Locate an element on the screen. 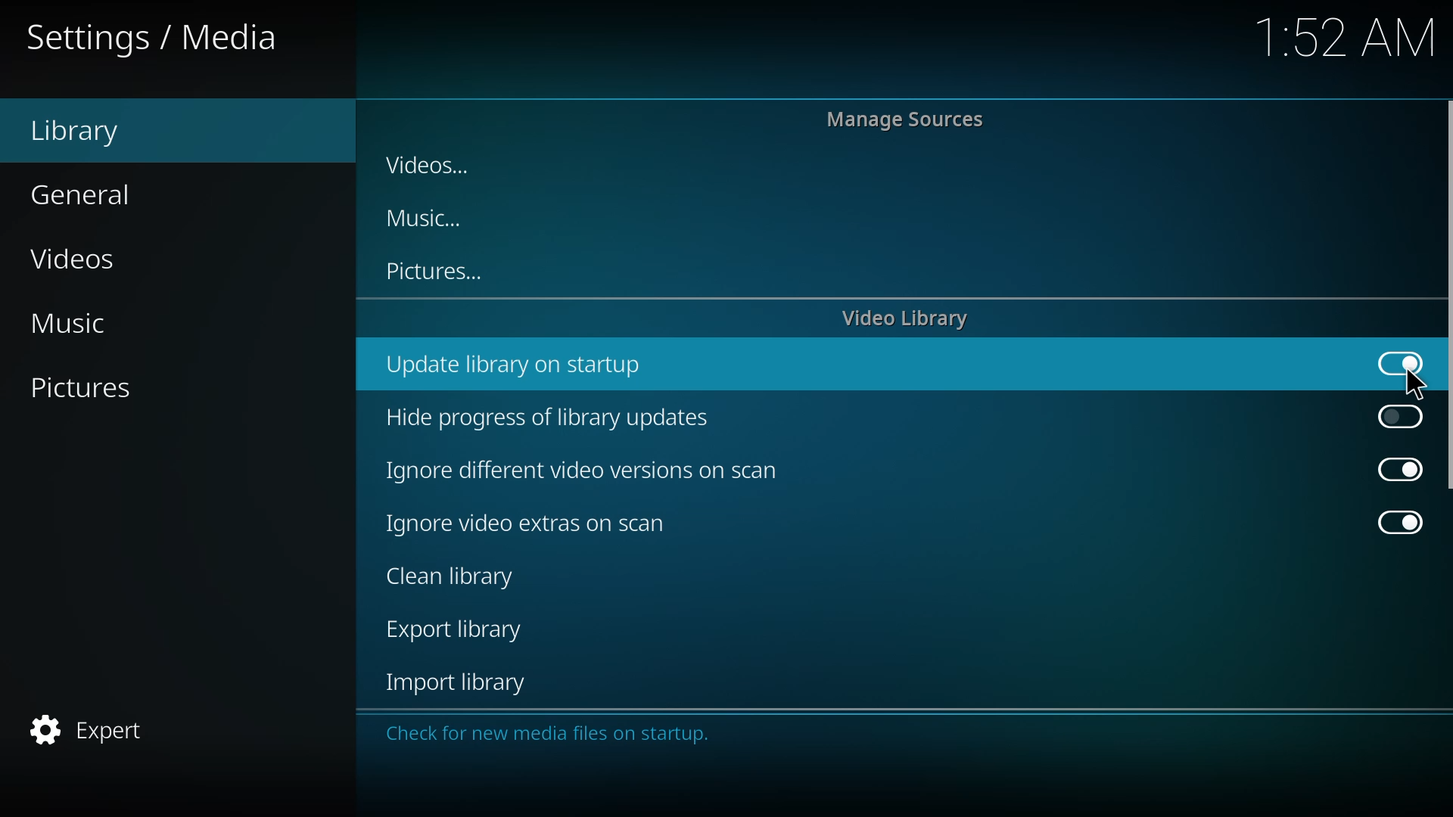 This screenshot has width=1453, height=817. export library is located at coordinates (459, 630).